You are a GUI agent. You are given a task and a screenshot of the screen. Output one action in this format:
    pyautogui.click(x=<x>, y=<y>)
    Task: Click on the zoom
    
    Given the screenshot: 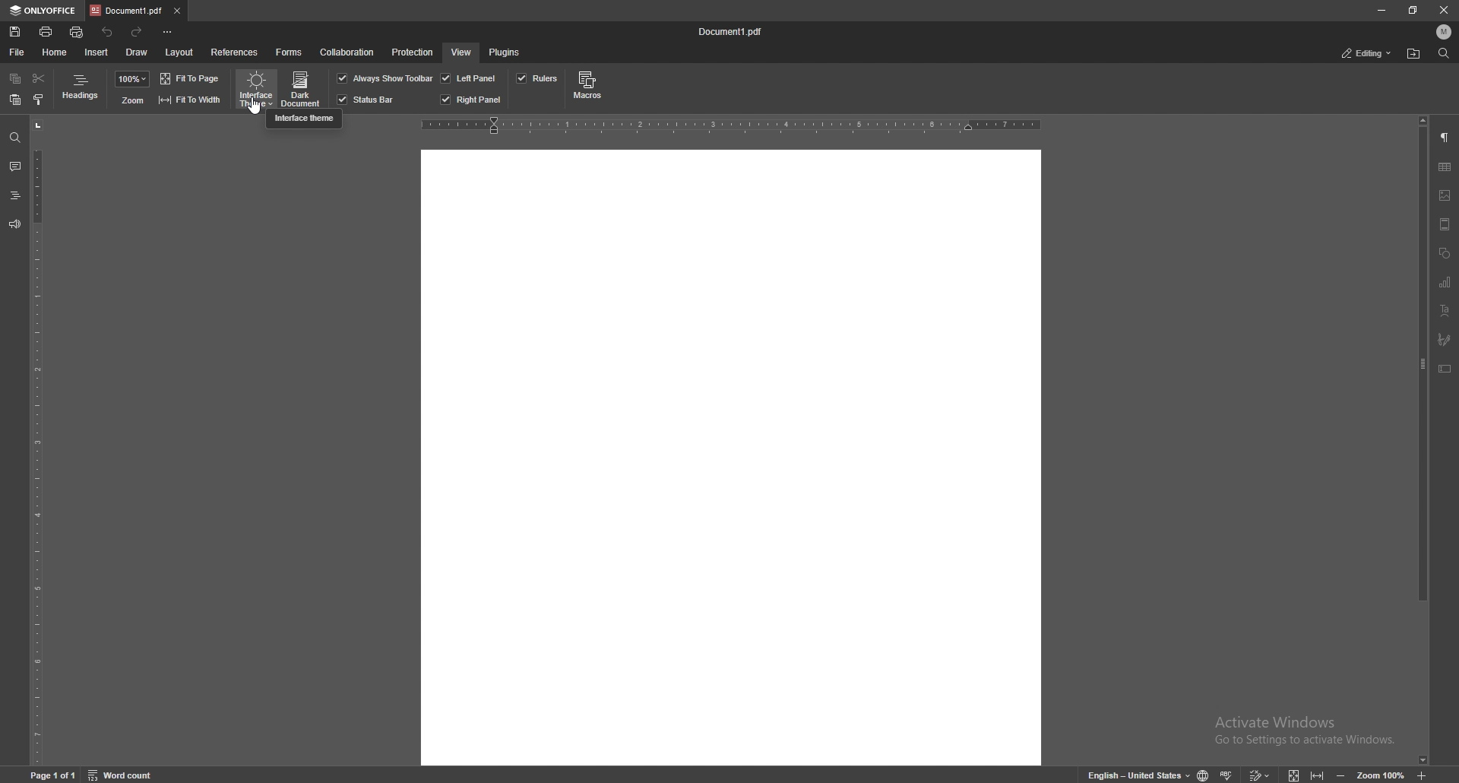 What is the action you would take?
    pyautogui.click(x=132, y=101)
    